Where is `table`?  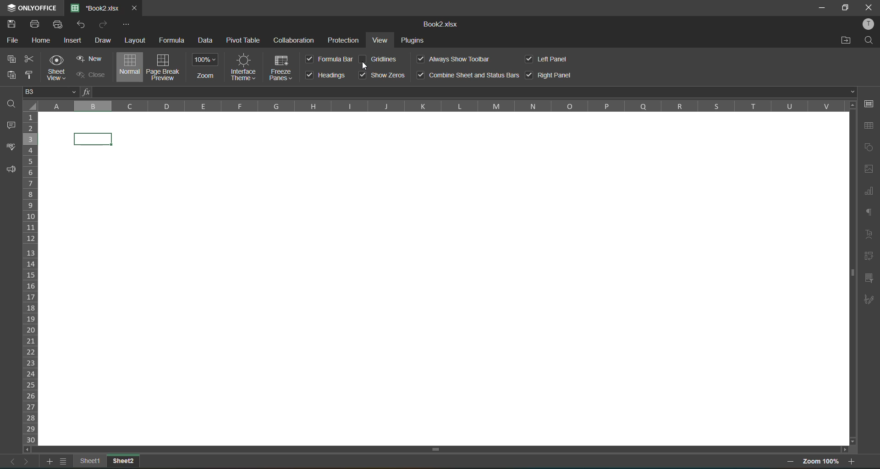
table is located at coordinates (868, 126).